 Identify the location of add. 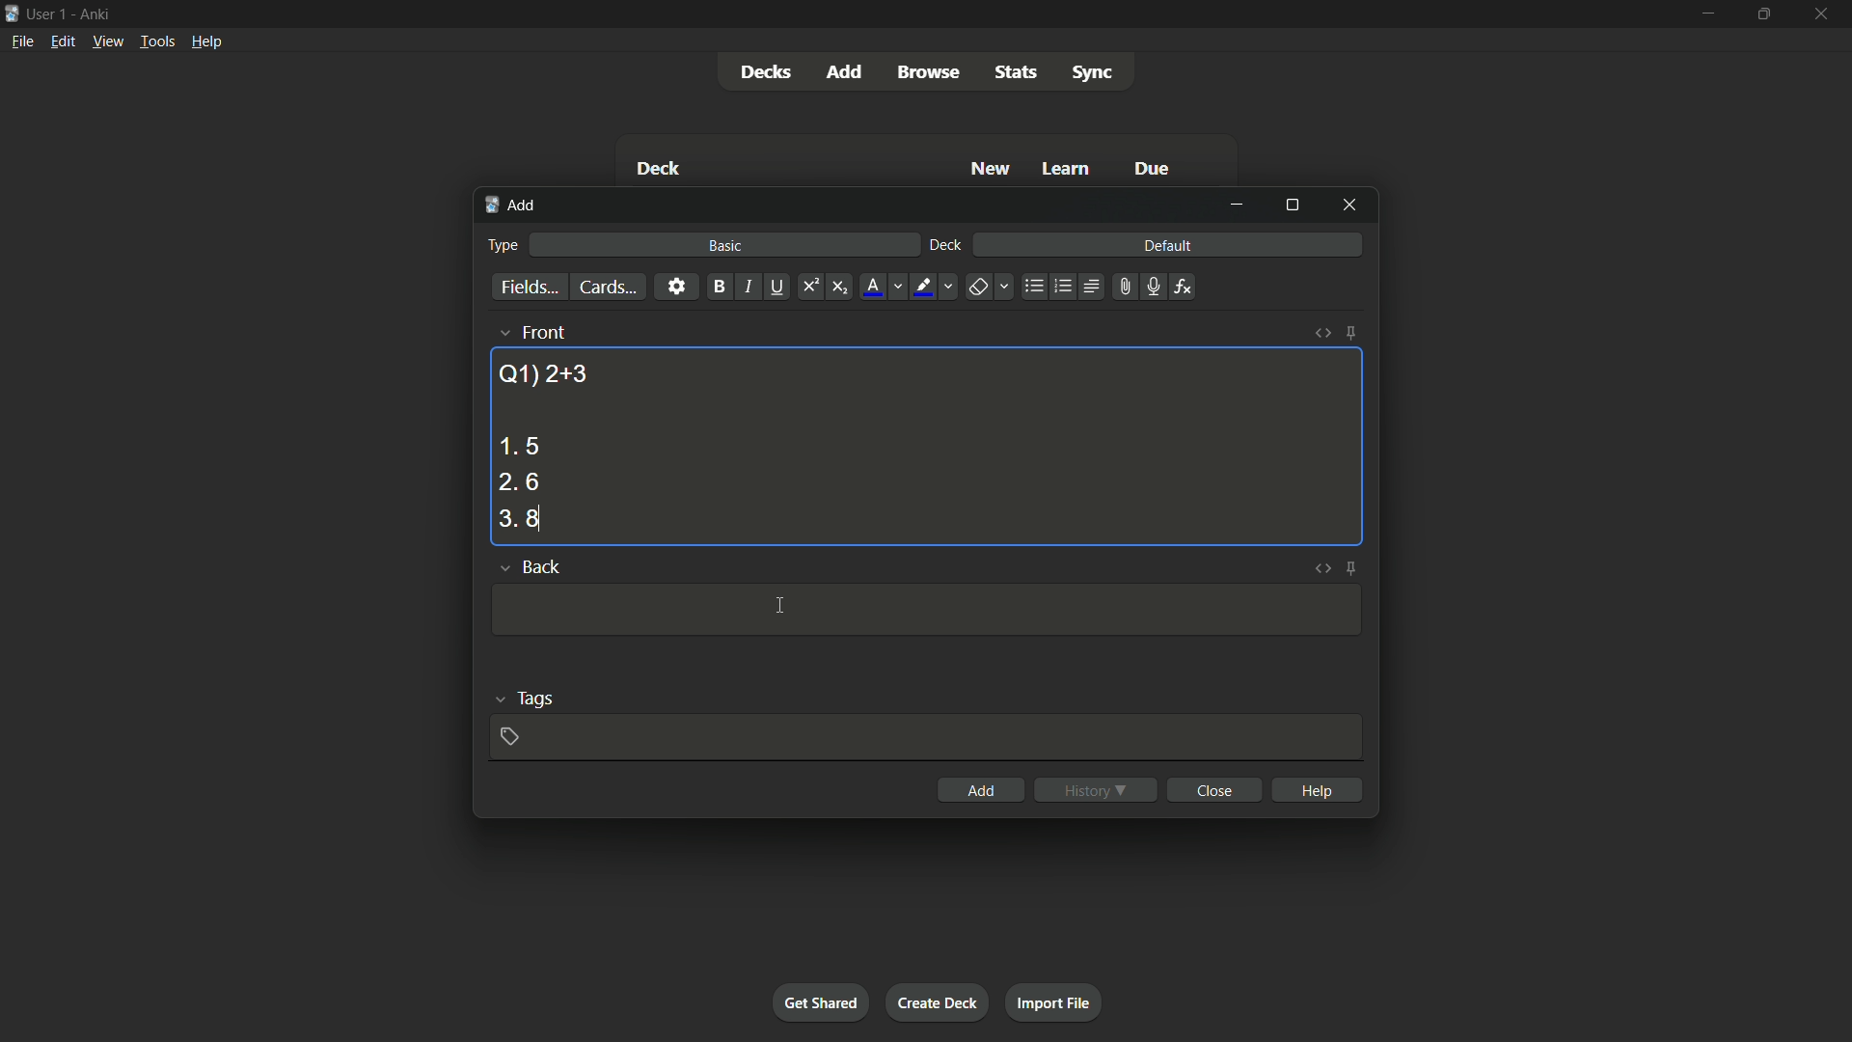
(513, 206).